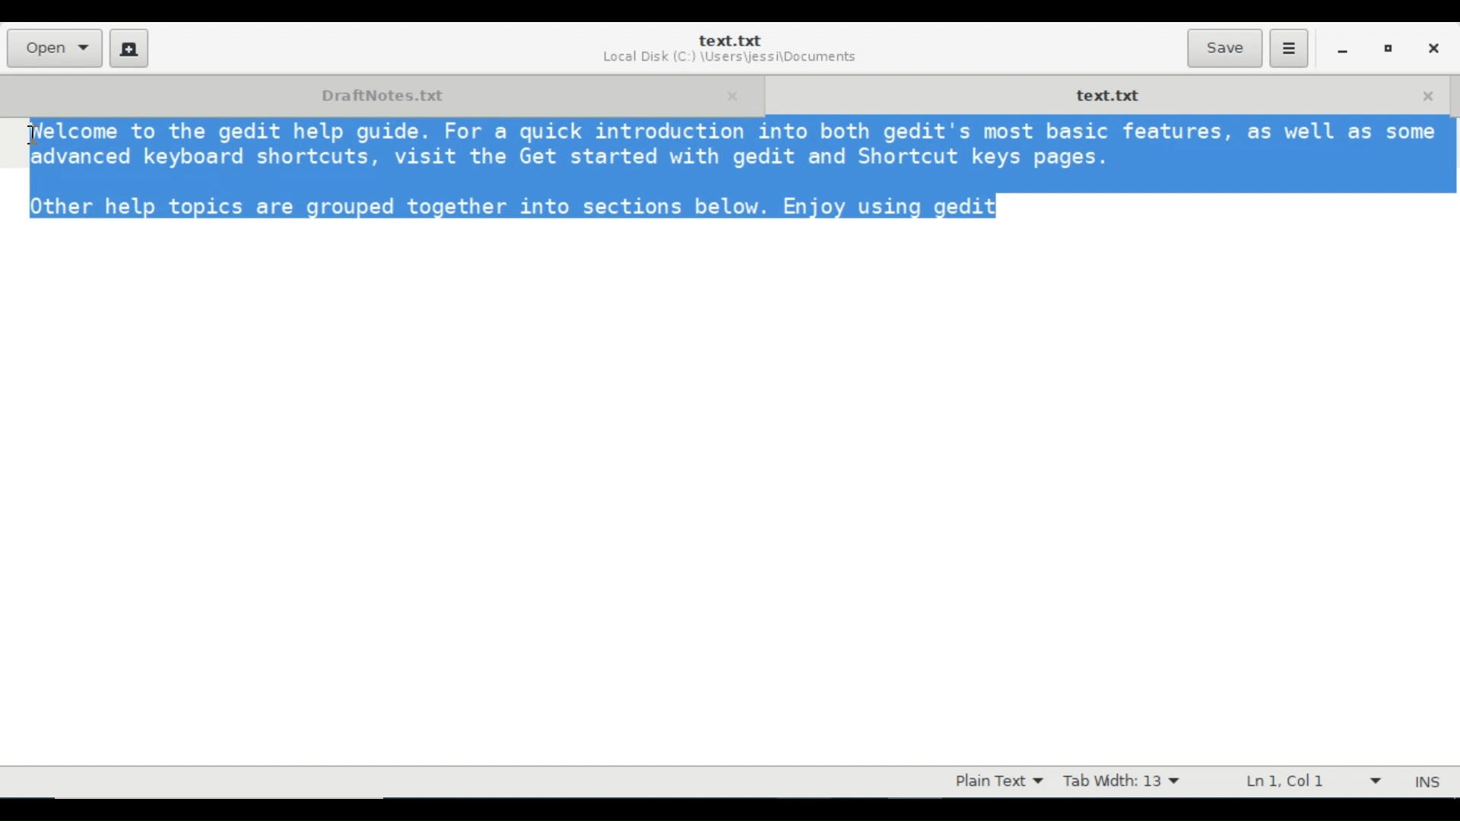 The width and height of the screenshot is (1460, 821). I want to click on Create New, so click(129, 48).